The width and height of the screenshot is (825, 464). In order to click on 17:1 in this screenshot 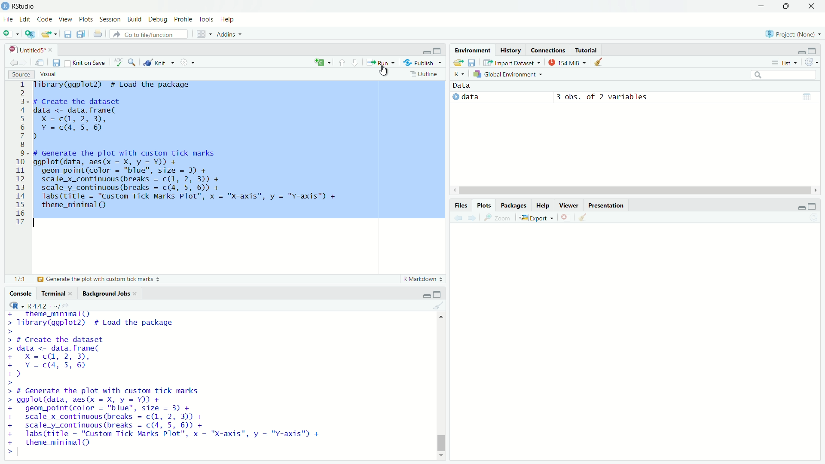, I will do `click(15, 279)`.